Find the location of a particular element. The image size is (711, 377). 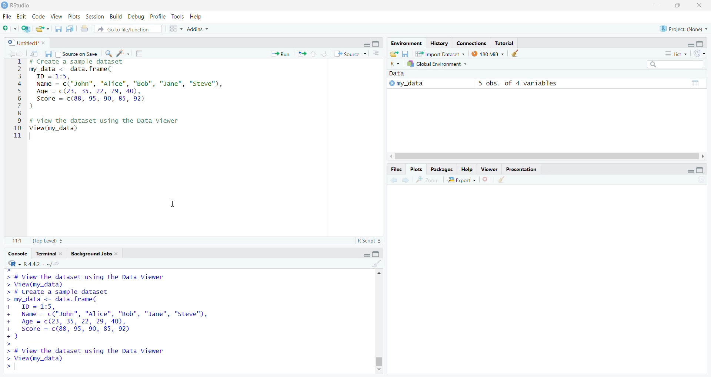

Viewer is located at coordinates (488, 169).